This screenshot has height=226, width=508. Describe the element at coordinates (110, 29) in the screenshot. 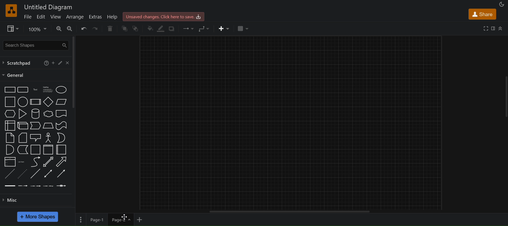

I see `delete` at that location.